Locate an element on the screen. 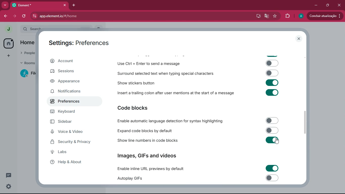 The image size is (345, 194). cursor  is located at coordinates (278, 141).